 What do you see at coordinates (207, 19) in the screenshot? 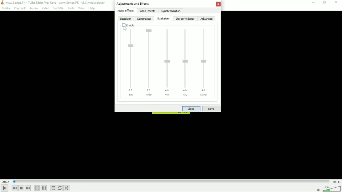
I see `Advanced` at bounding box center [207, 19].